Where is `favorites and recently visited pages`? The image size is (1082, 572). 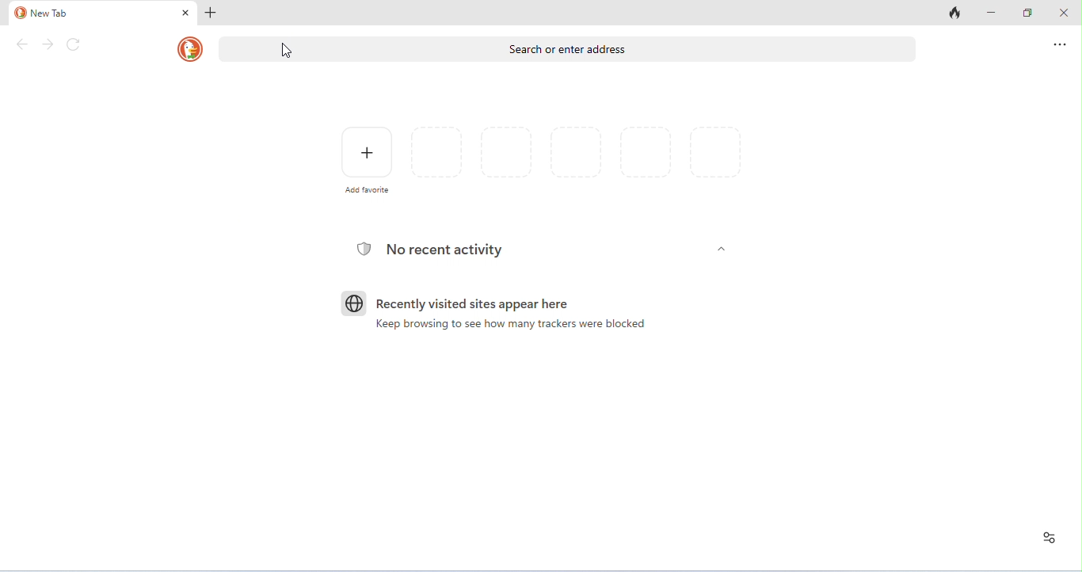 favorites and recently visited pages is located at coordinates (577, 151).